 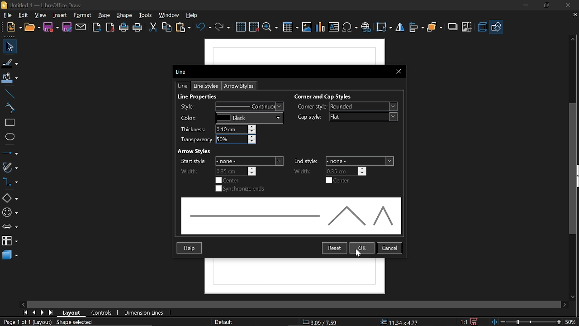 What do you see at coordinates (10, 63) in the screenshot?
I see `fill line` at bounding box center [10, 63].